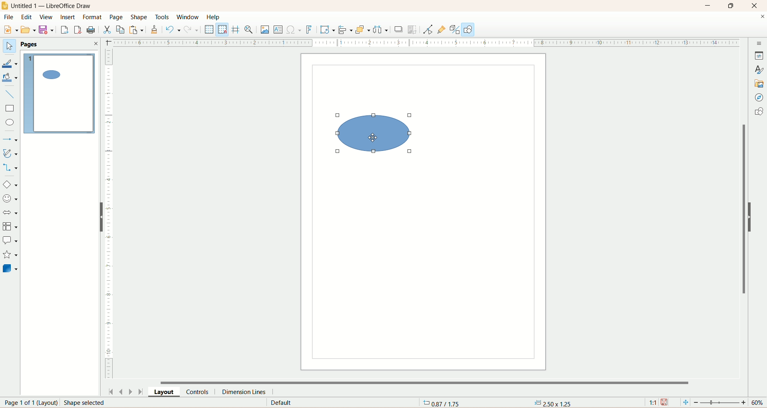 This screenshot has height=408, width=767. Describe the element at coordinates (344, 31) in the screenshot. I see `allign` at that location.